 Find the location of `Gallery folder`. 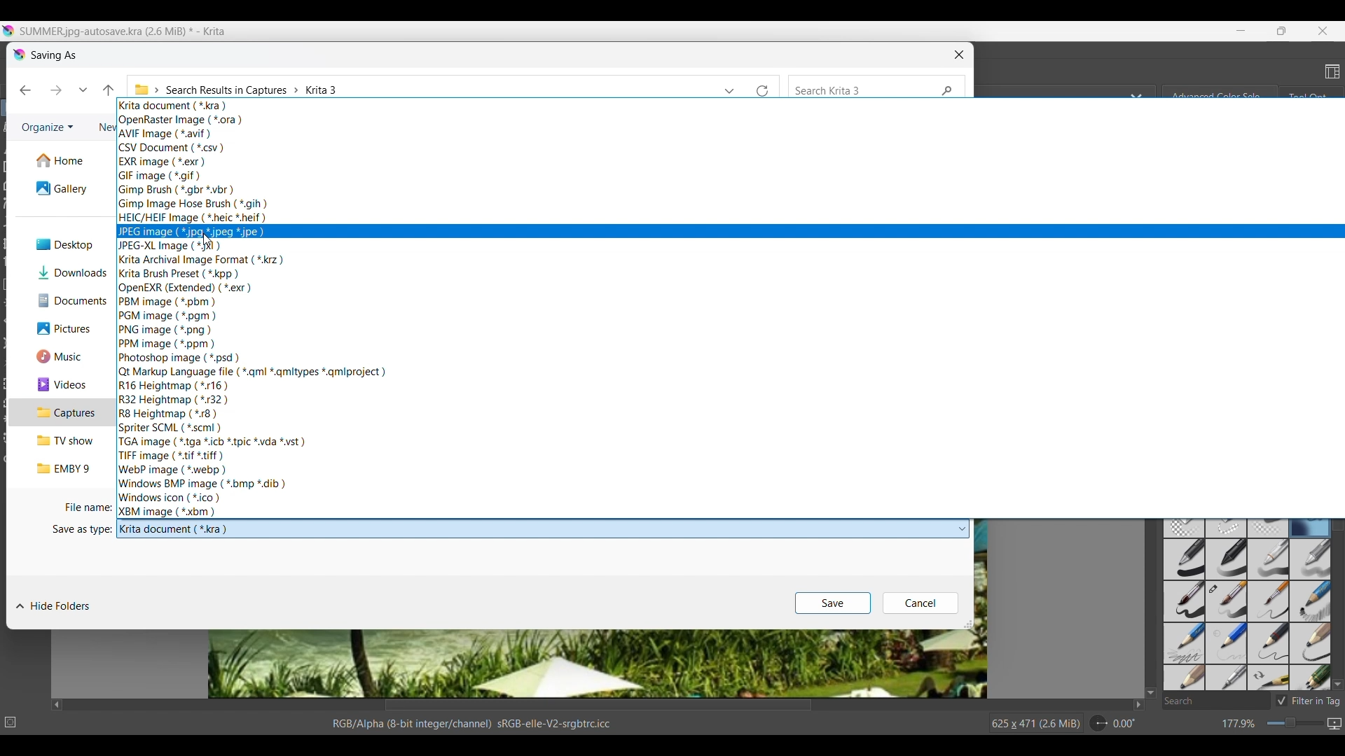

Gallery folder is located at coordinates (61, 188).